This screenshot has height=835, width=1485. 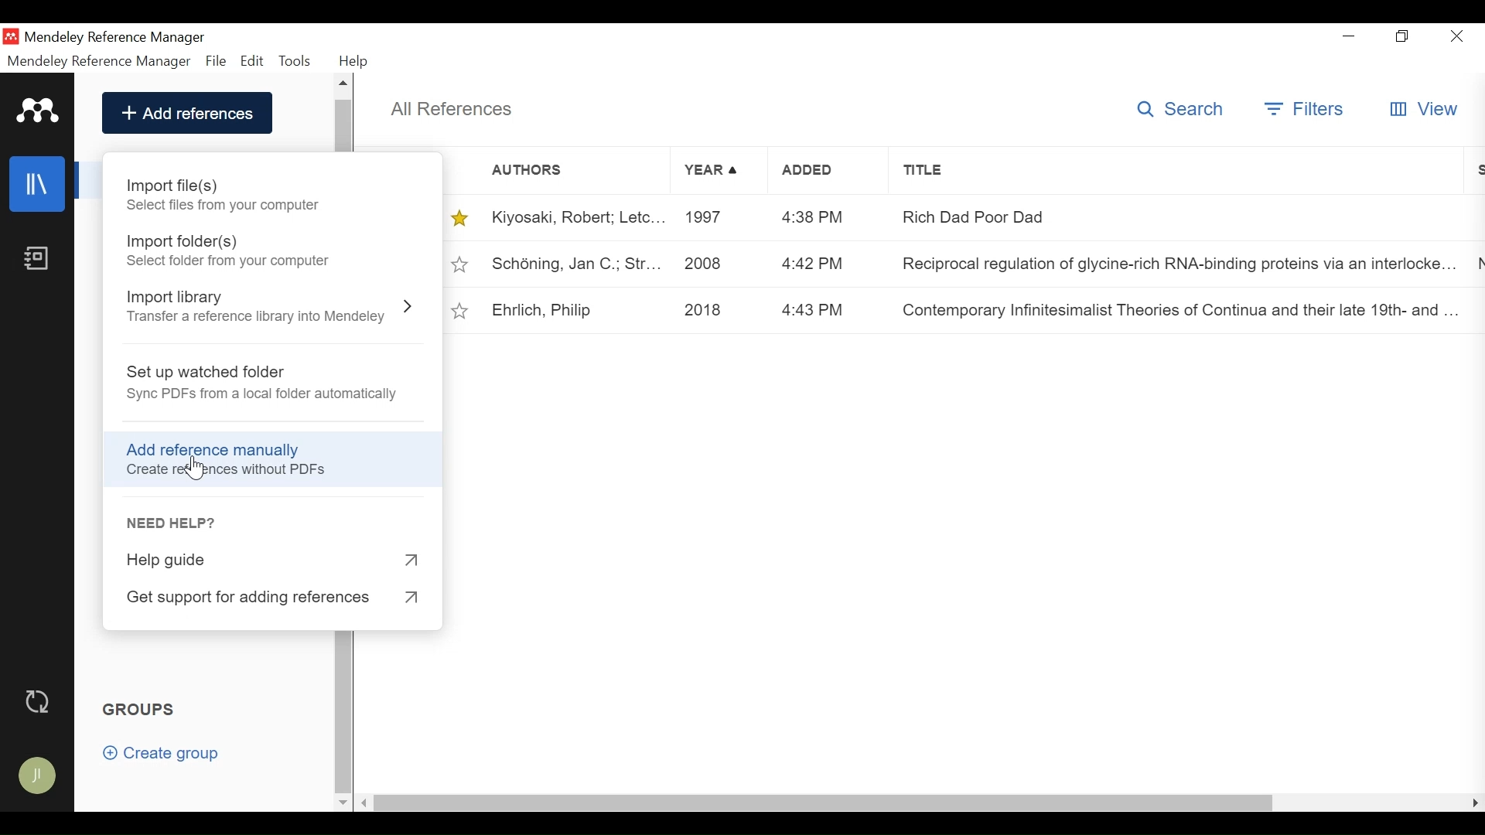 What do you see at coordinates (1401, 37) in the screenshot?
I see `Restore` at bounding box center [1401, 37].